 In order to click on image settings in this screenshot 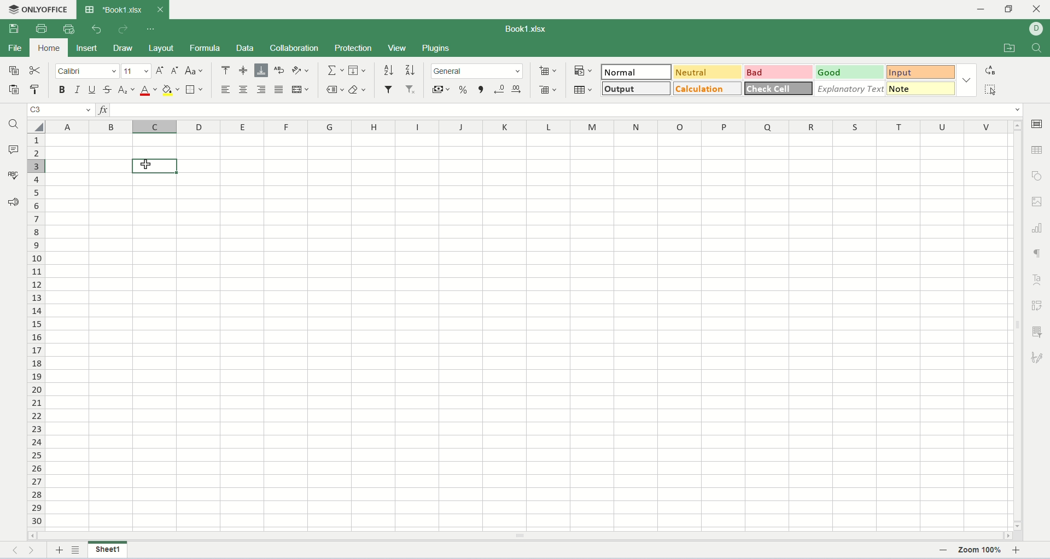, I will do `click(1039, 203)`.